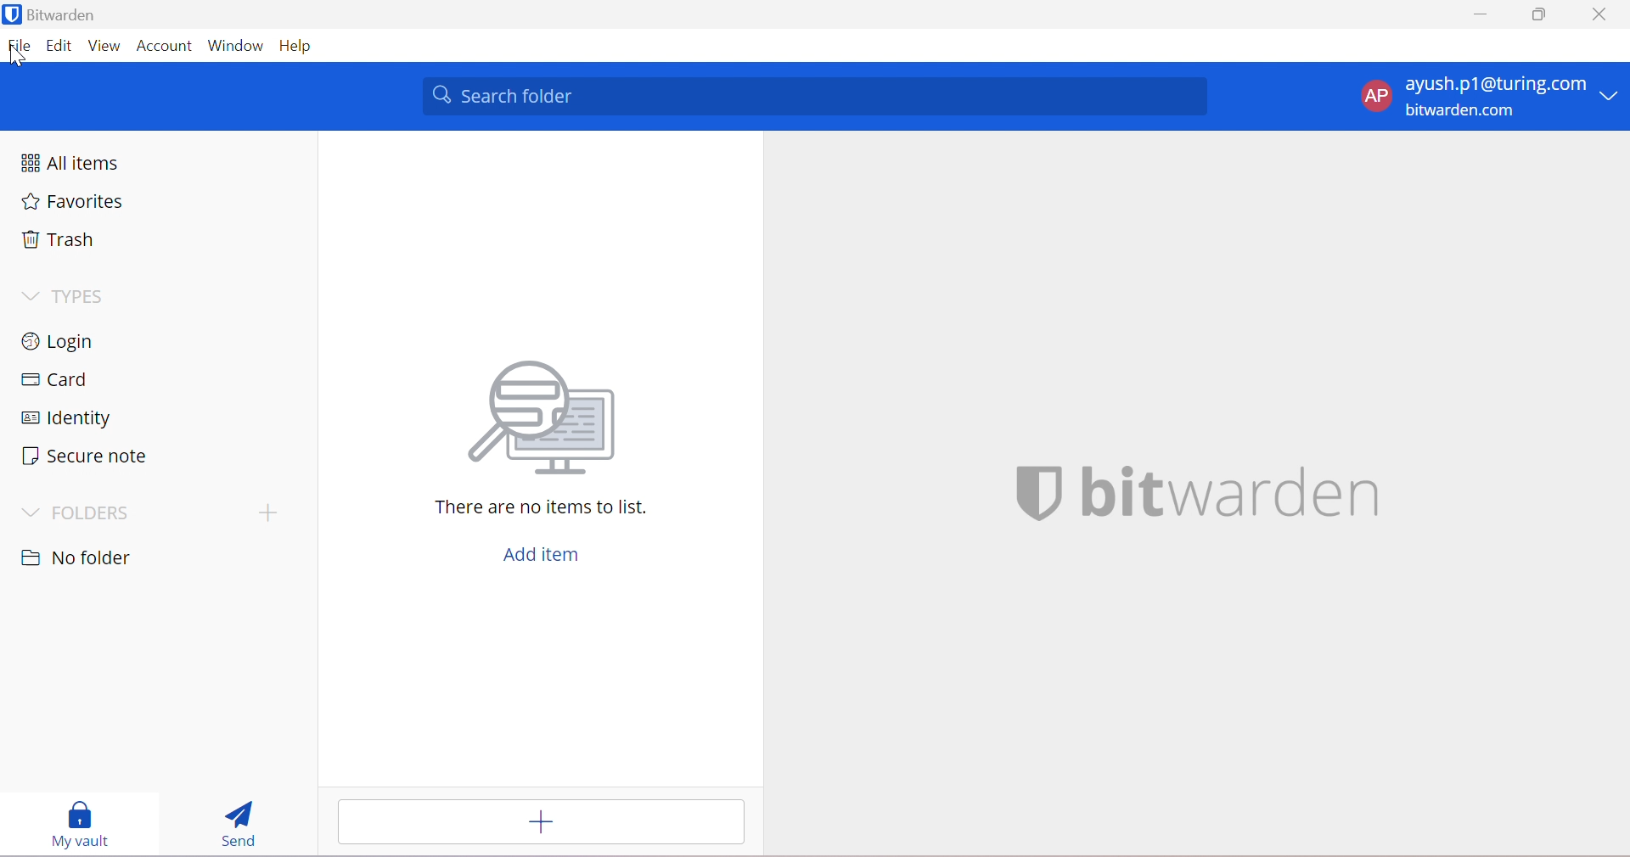  Describe the element at coordinates (1028, 496) in the screenshot. I see `bitwarden logo` at that location.